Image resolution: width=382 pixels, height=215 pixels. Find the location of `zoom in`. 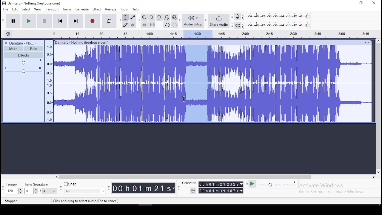

zoom in is located at coordinates (144, 17).